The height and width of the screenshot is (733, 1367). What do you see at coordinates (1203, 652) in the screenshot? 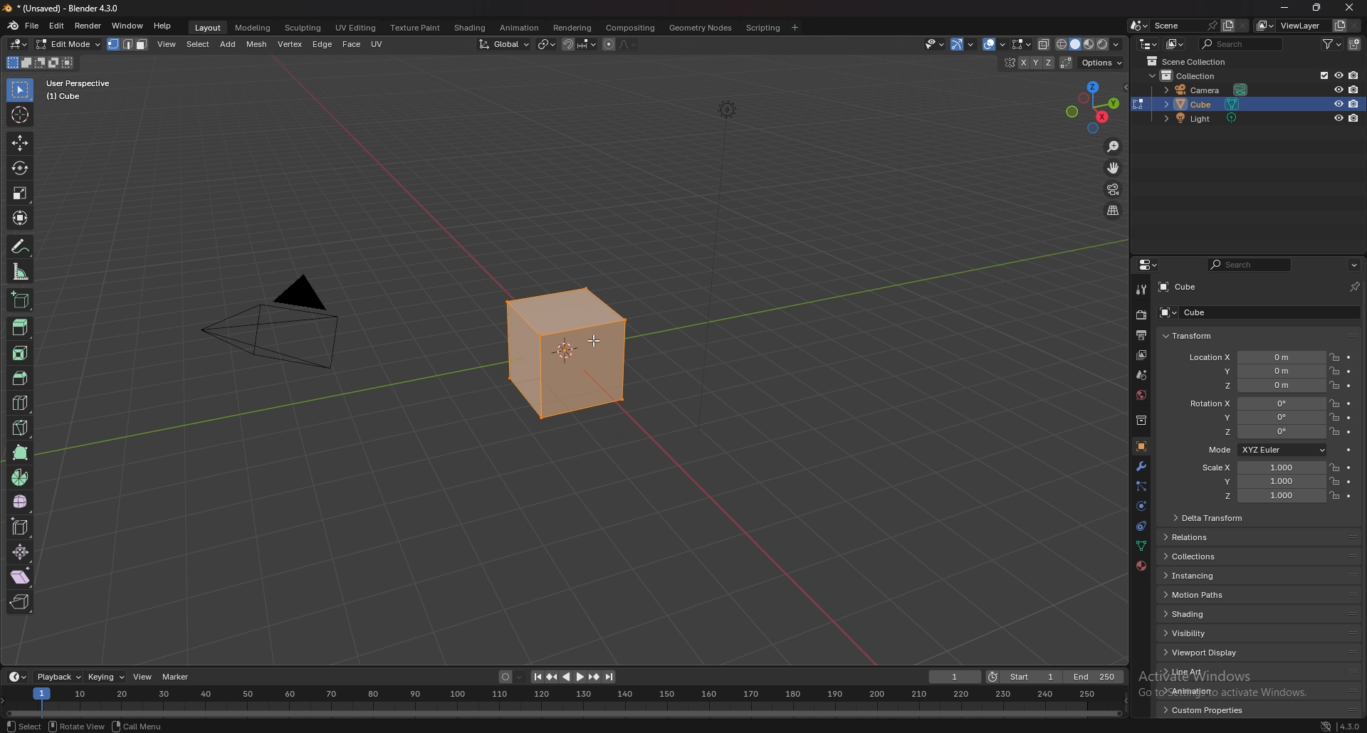
I see `viewport display` at bounding box center [1203, 652].